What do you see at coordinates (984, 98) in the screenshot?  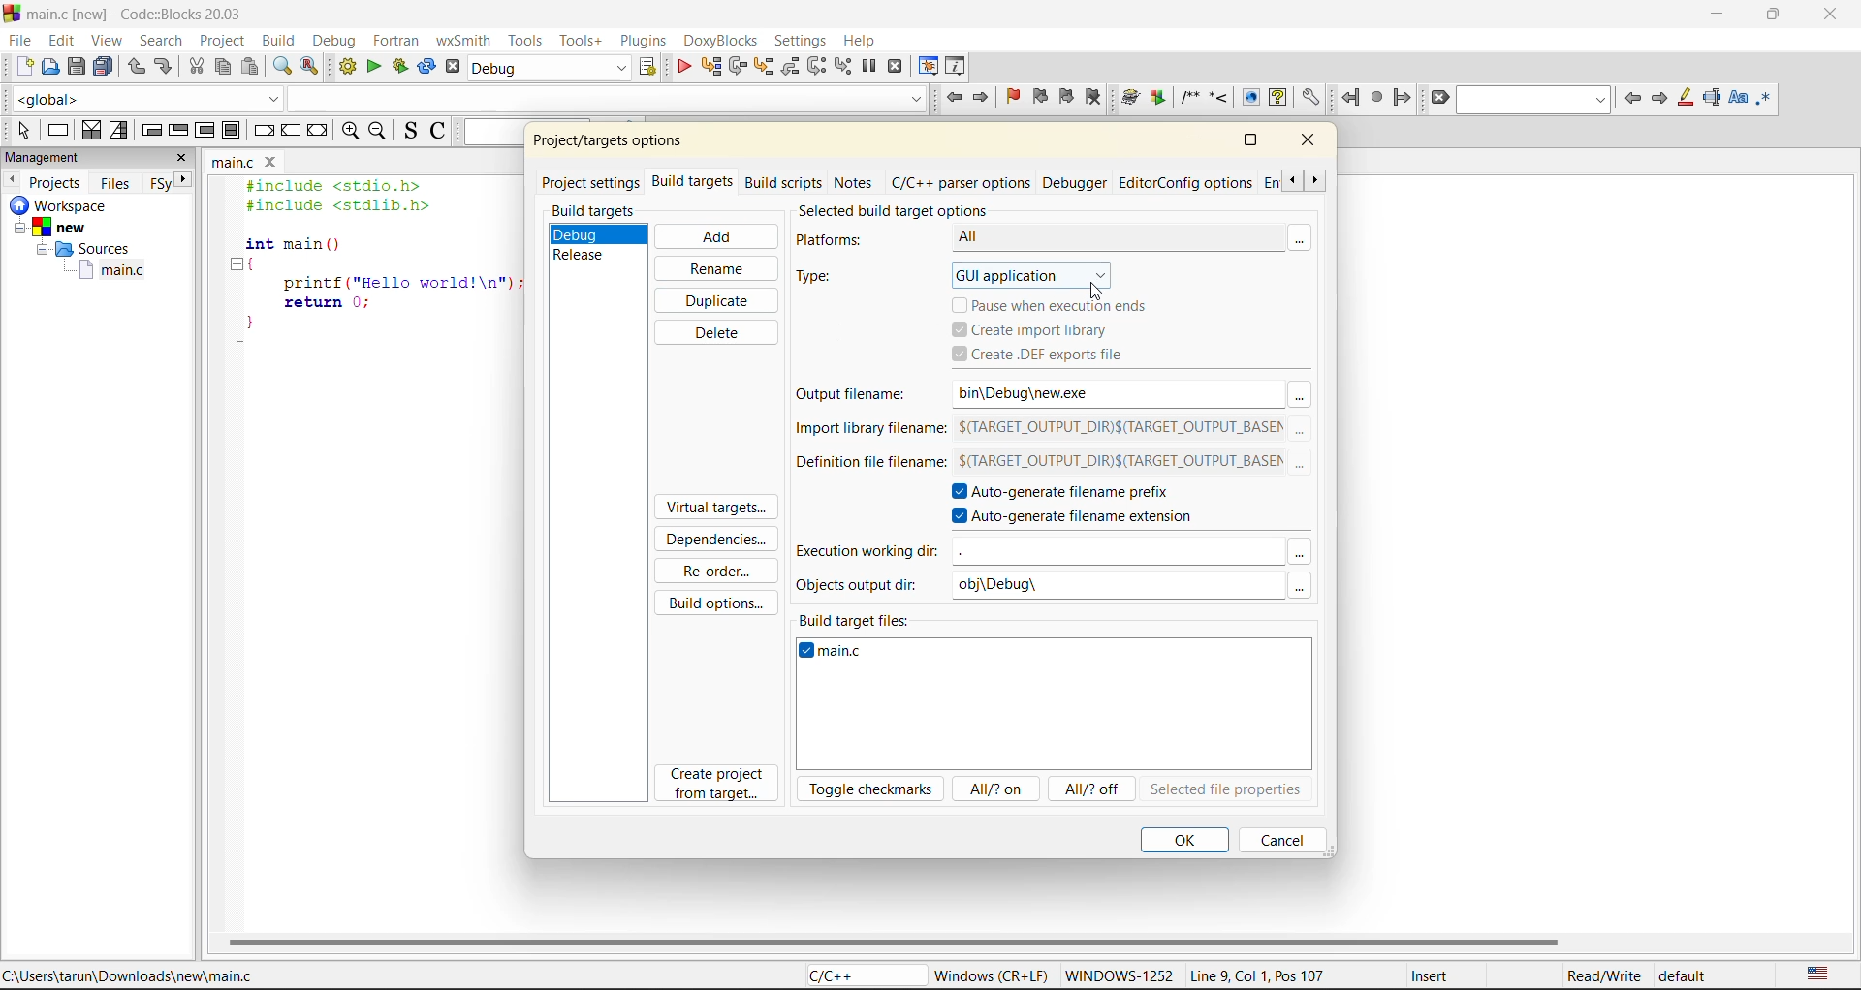 I see `jump forward` at bounding box center [984, 98].